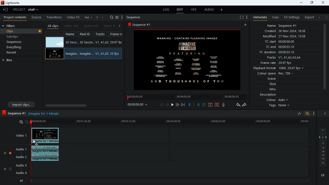  What do you see at coordinates (8, 153) in the screenshot?
I see `audio selection buttons` at bounding box center [8, 153].